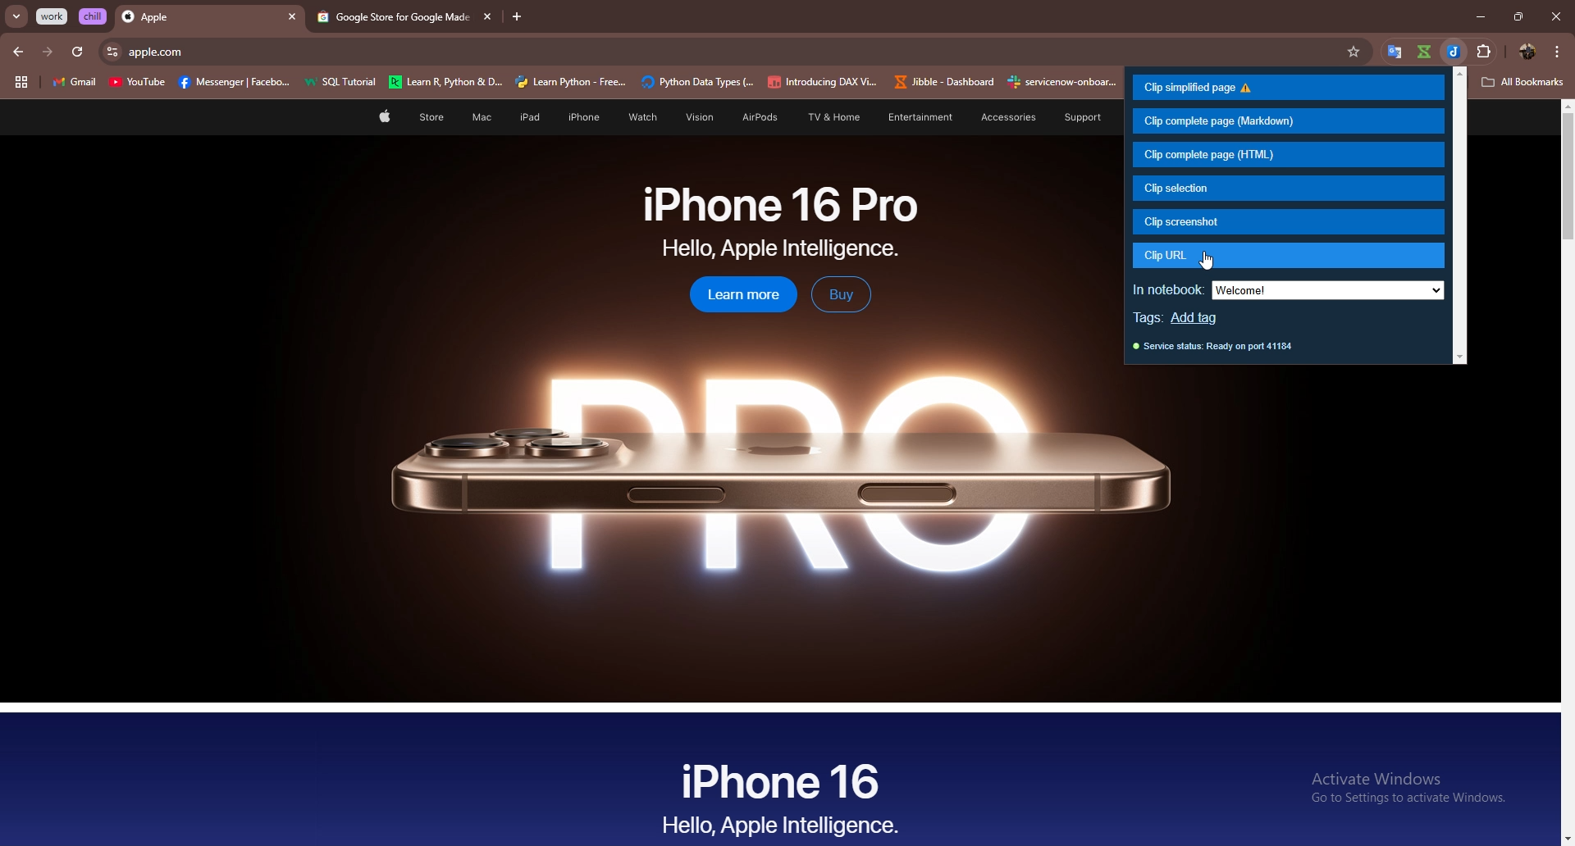 This screenshot has width=1575, height=846. What do you see at coordinates (823, 82) in the screenshot?
I see `Introducing DAX Vi..` at bounding box center [823, 82].